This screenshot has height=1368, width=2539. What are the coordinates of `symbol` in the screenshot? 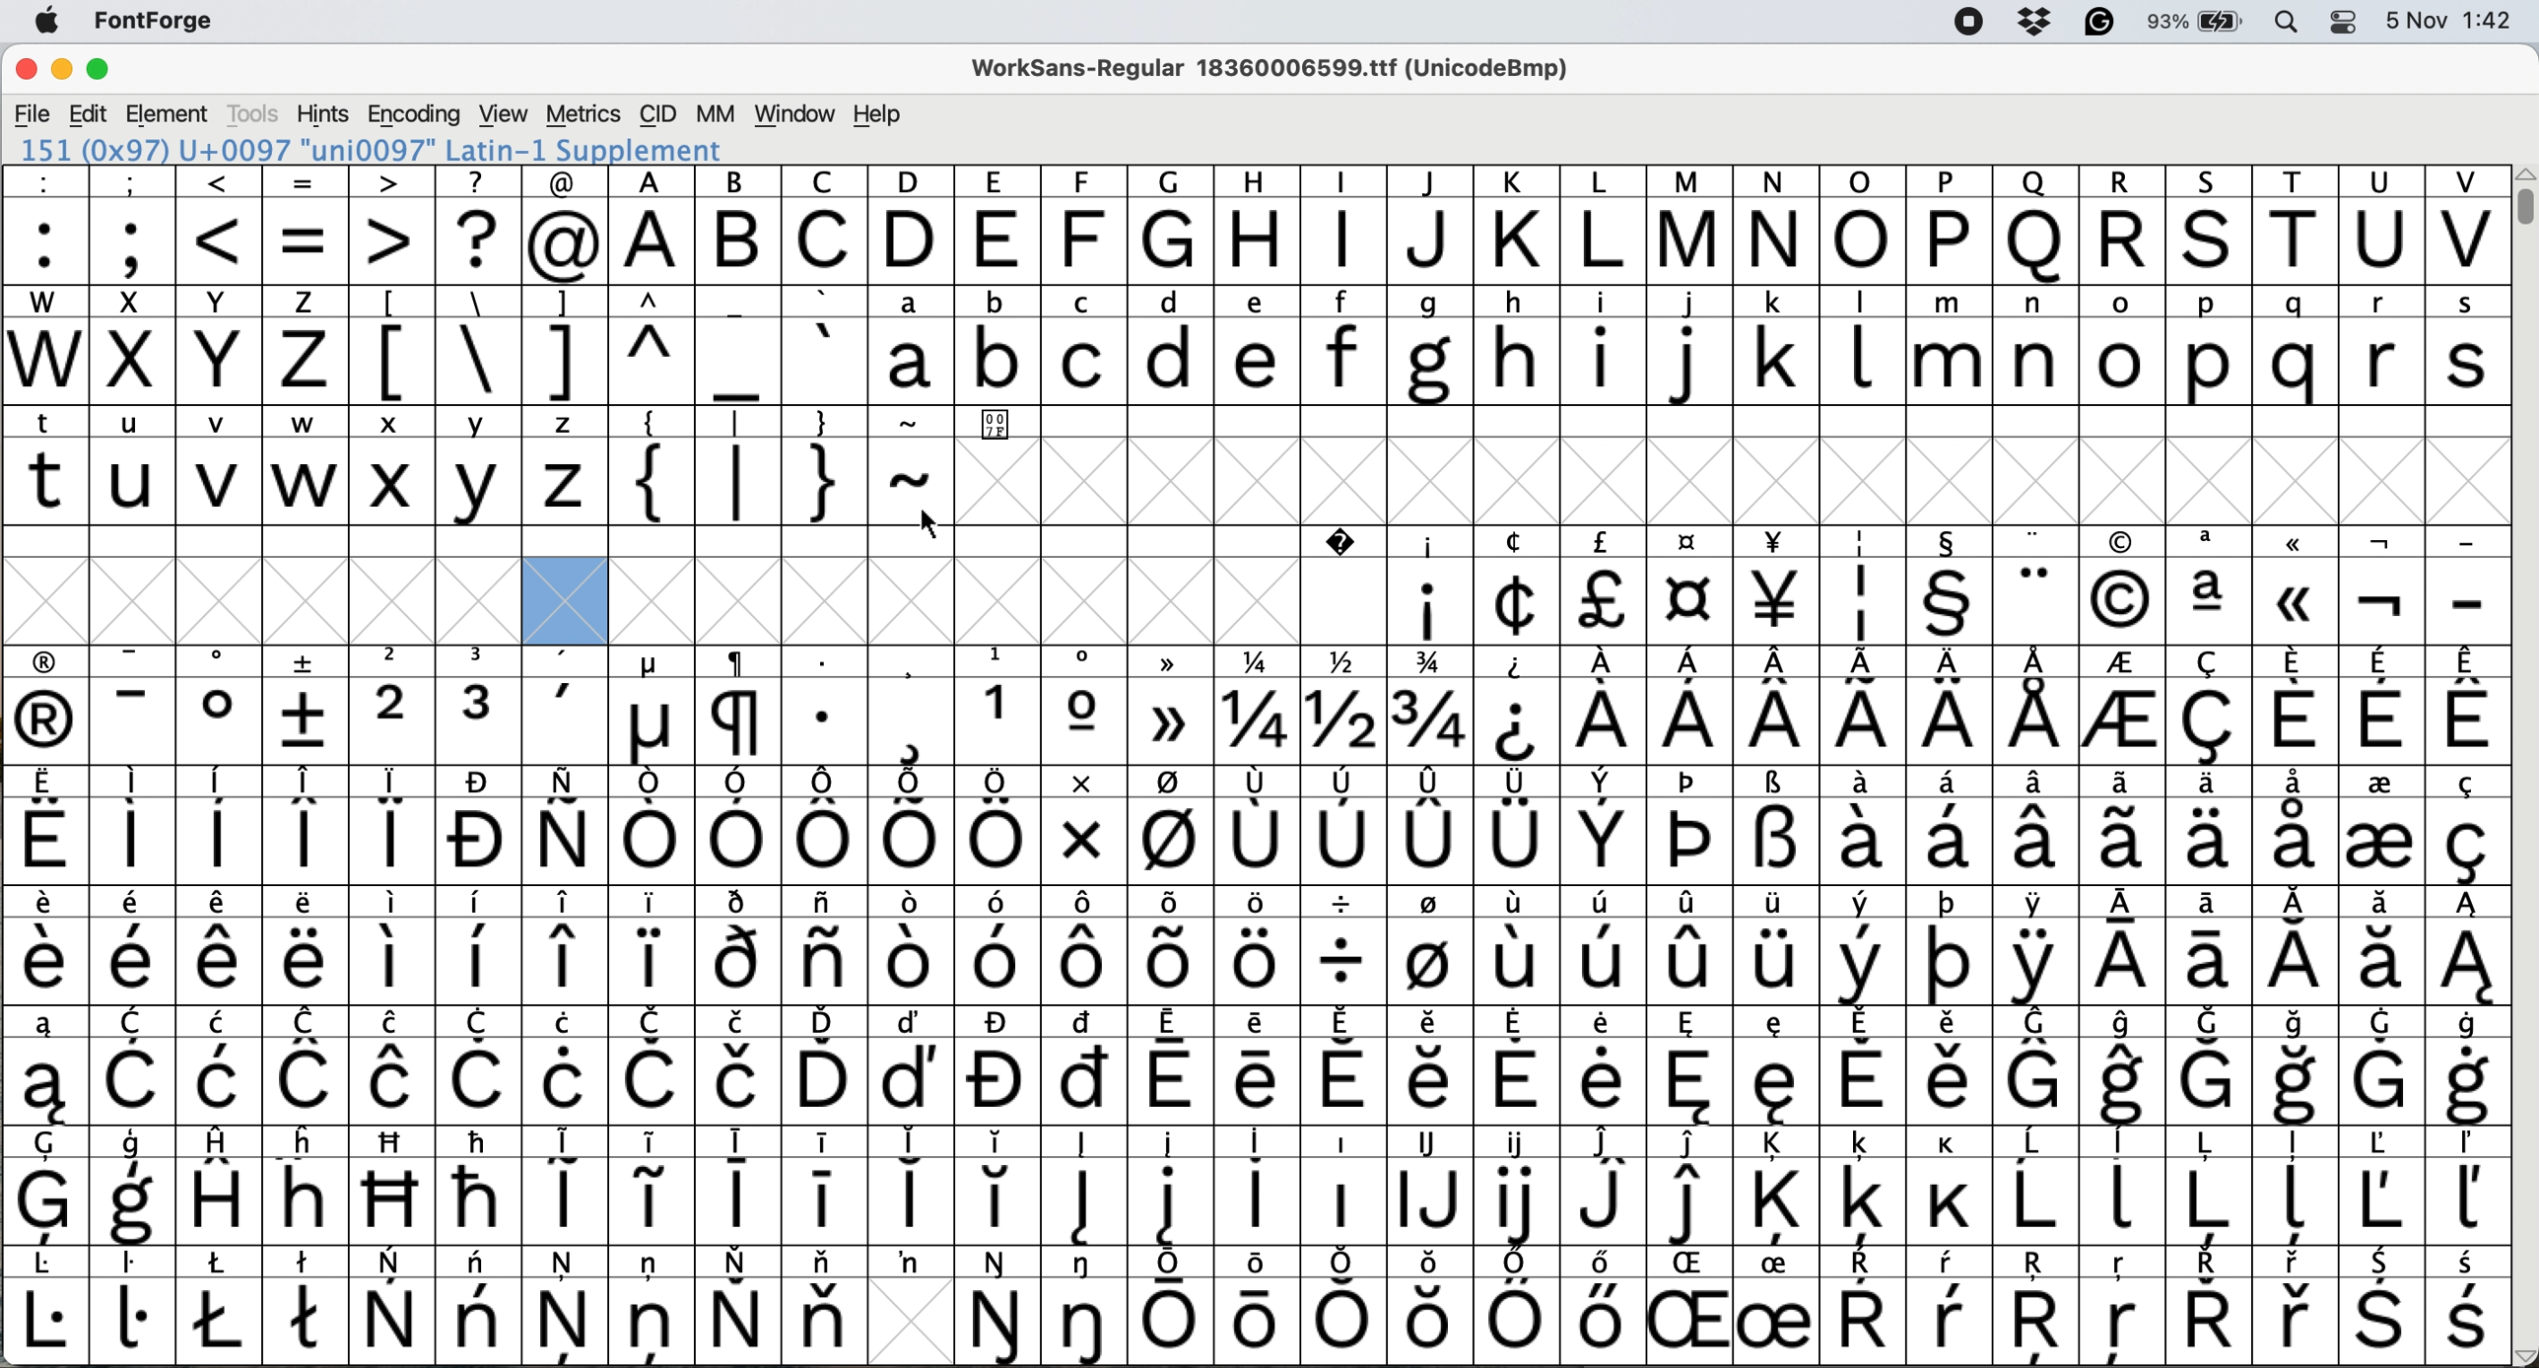 It's located at (1172, 944).